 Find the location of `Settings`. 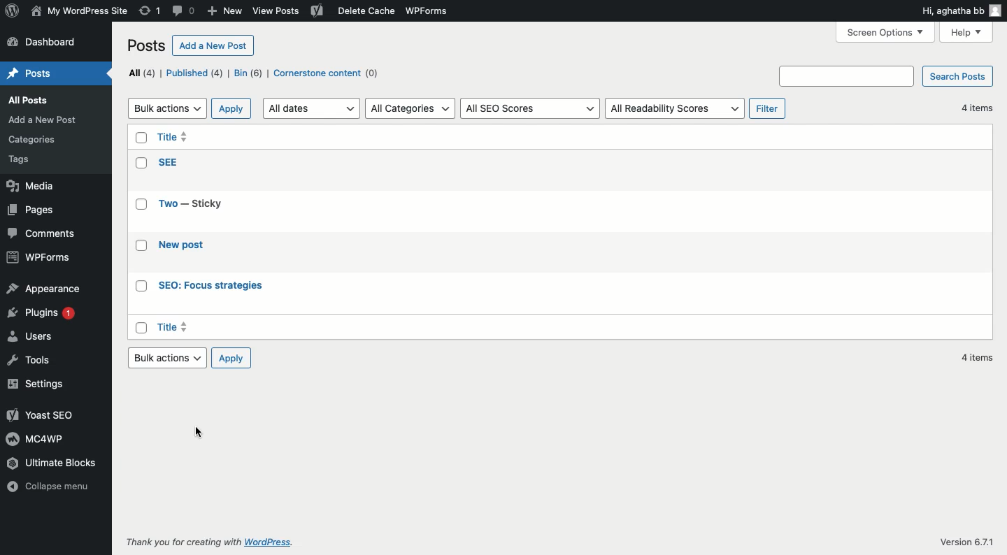

Settings is located at coordinates (43, 383).